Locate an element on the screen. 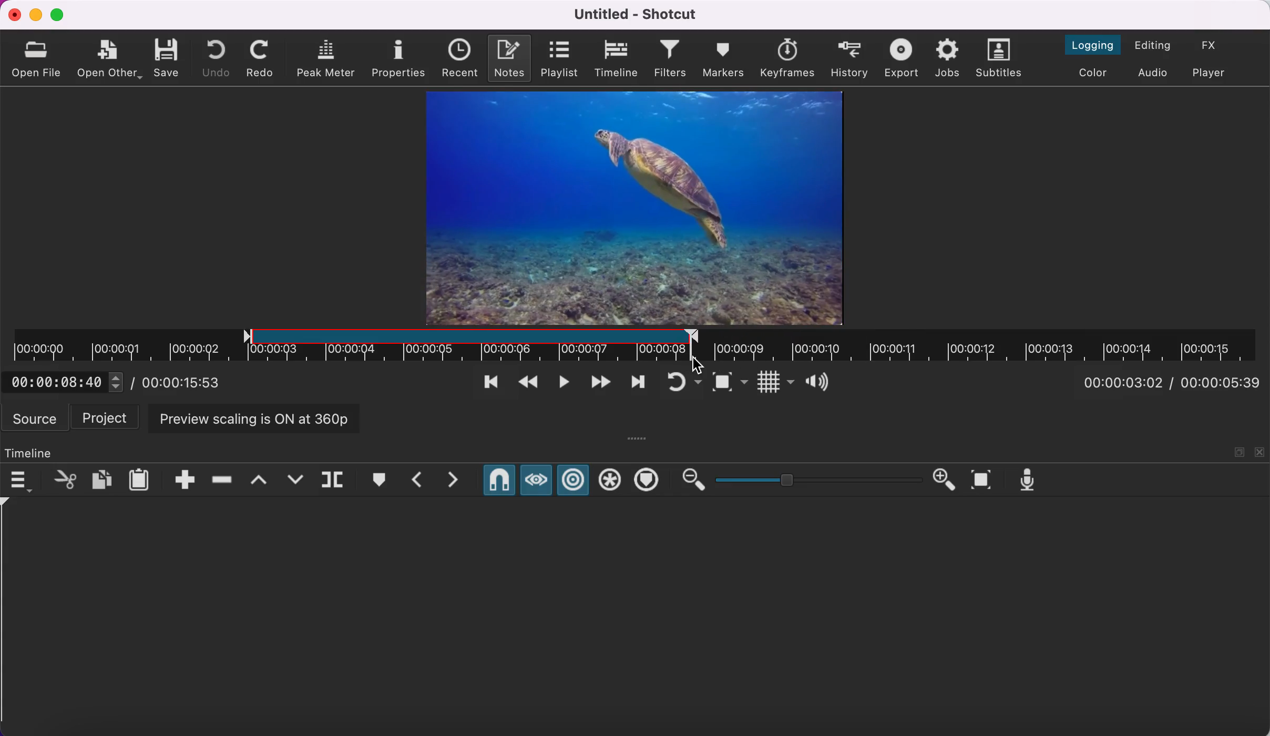 This screenshot has width=1270, height=736. history is located at coordinates (849, 56).